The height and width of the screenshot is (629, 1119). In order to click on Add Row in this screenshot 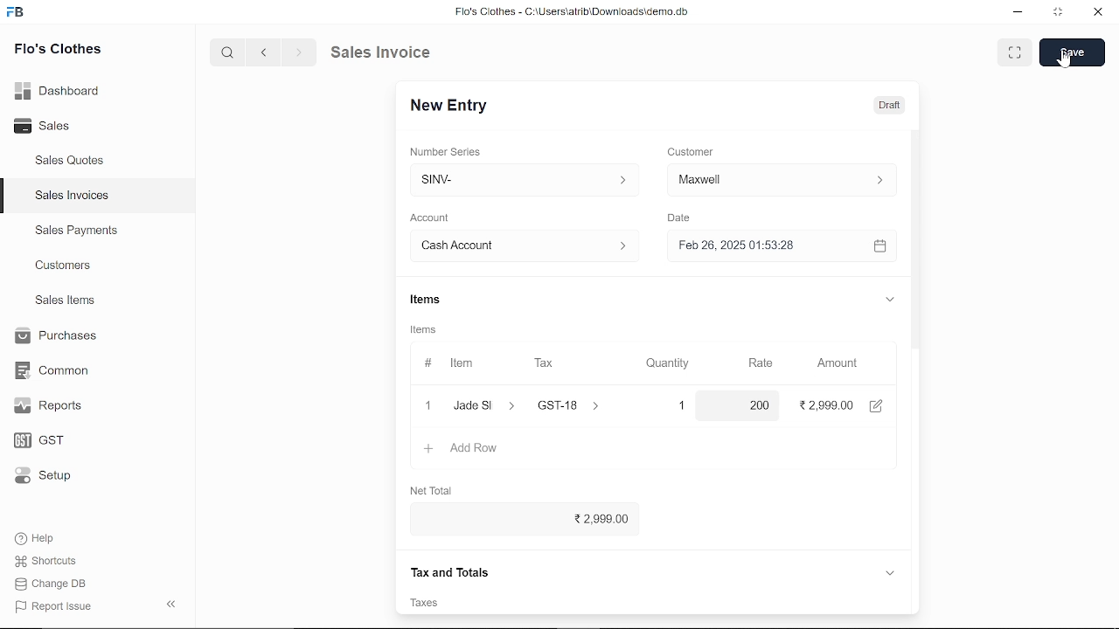, I will do `click(462, 449)`.